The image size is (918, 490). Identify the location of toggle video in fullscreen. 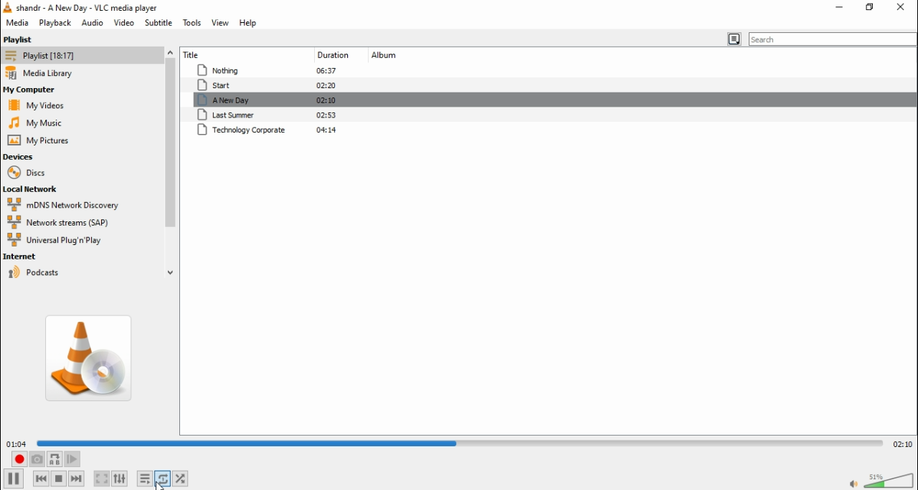
(100, 477).